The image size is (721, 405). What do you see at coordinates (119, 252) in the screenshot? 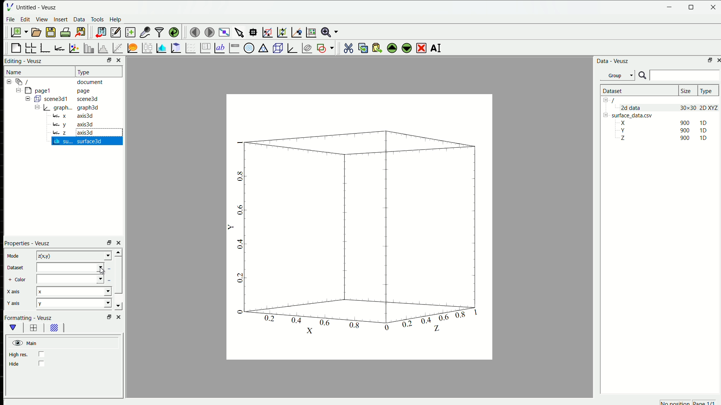
I see `scroll up` at bounding box center [119, 252].